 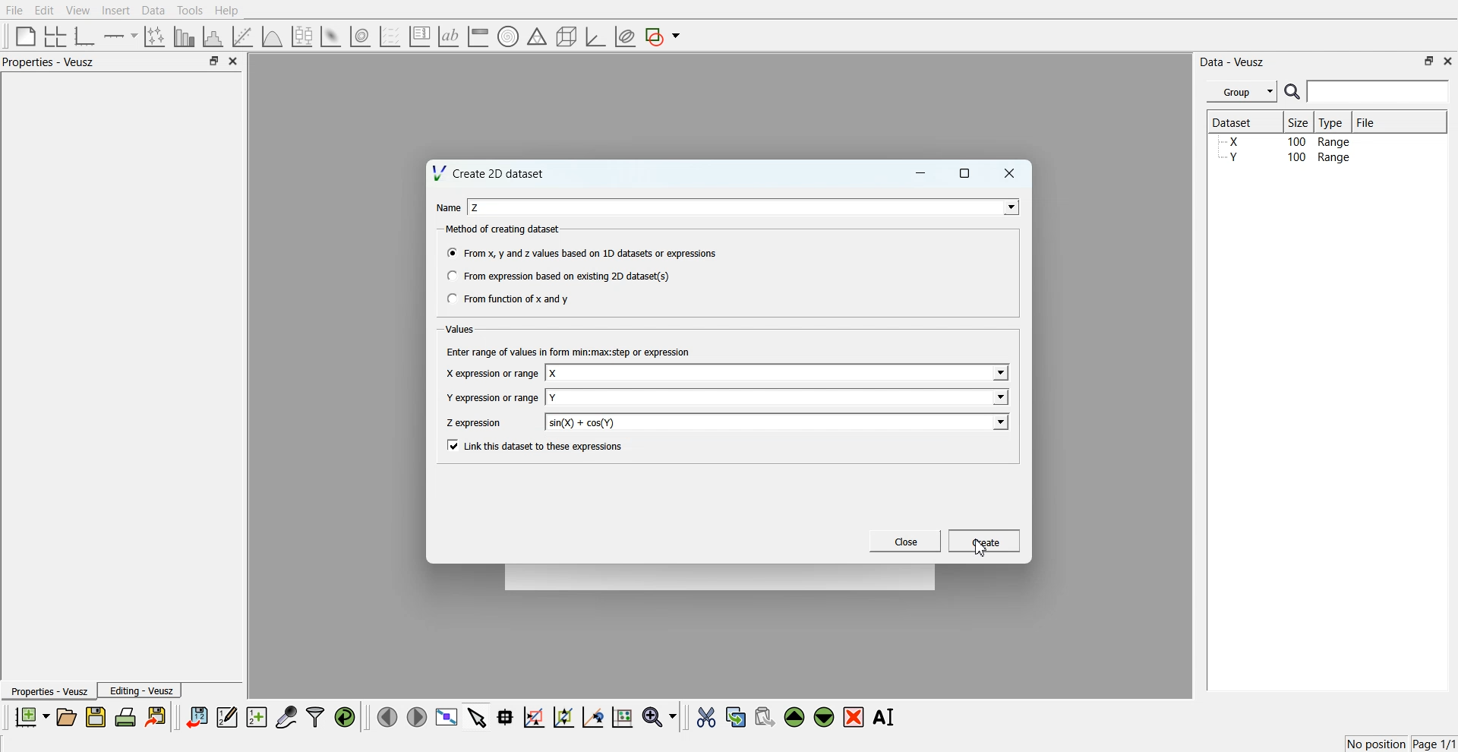 I want to click on MX expression or range, so click(x=491, y=373).